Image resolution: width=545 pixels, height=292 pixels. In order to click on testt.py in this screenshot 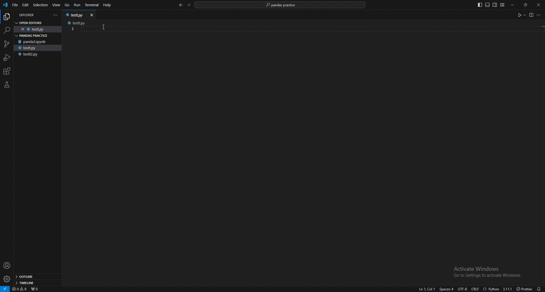, I will do `click(34, 29)`.